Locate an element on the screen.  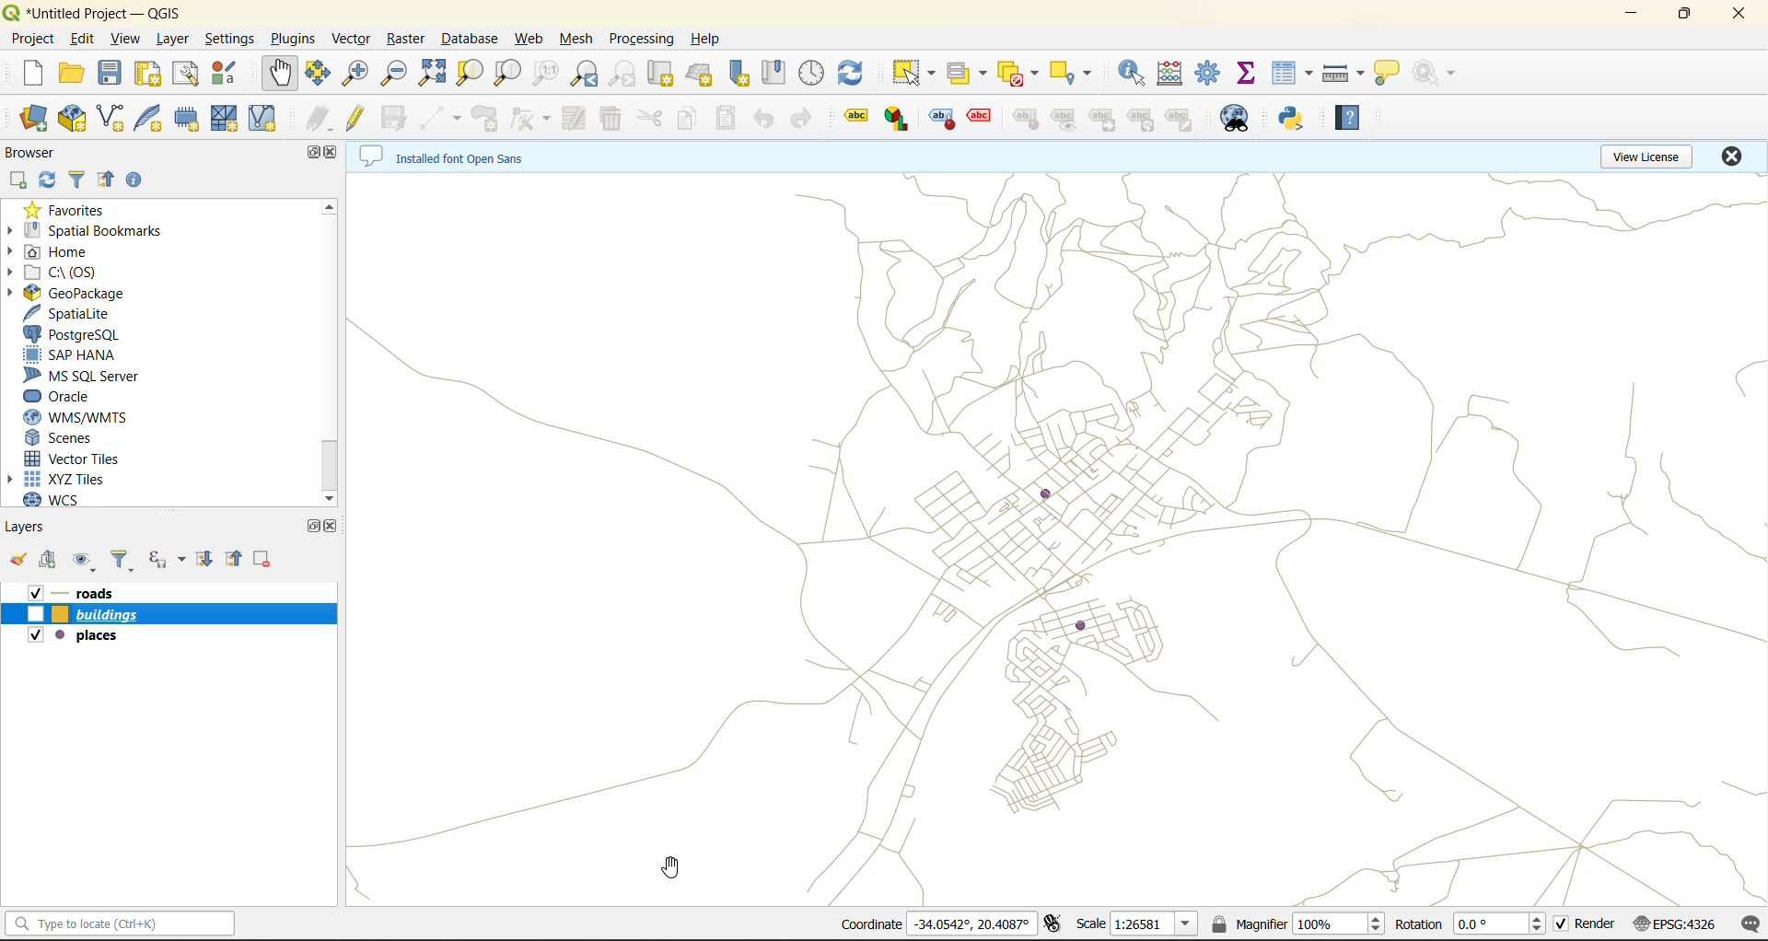
zoom native is located at coordinates (551, 73).